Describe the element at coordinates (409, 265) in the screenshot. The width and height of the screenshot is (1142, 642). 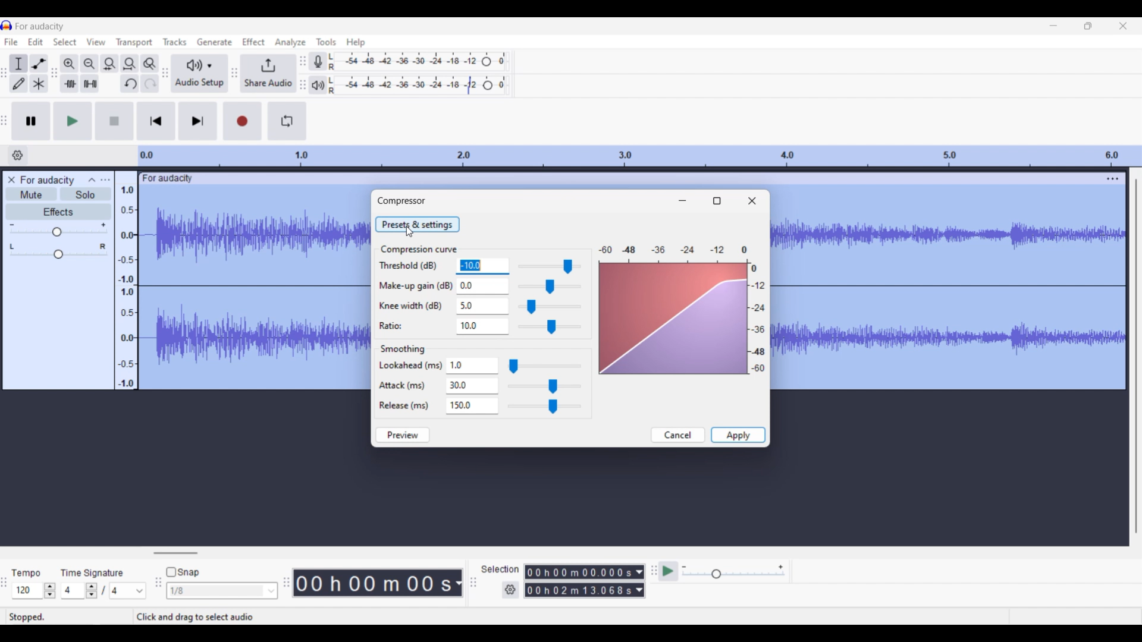
I see `threshold (dB)` at that location.